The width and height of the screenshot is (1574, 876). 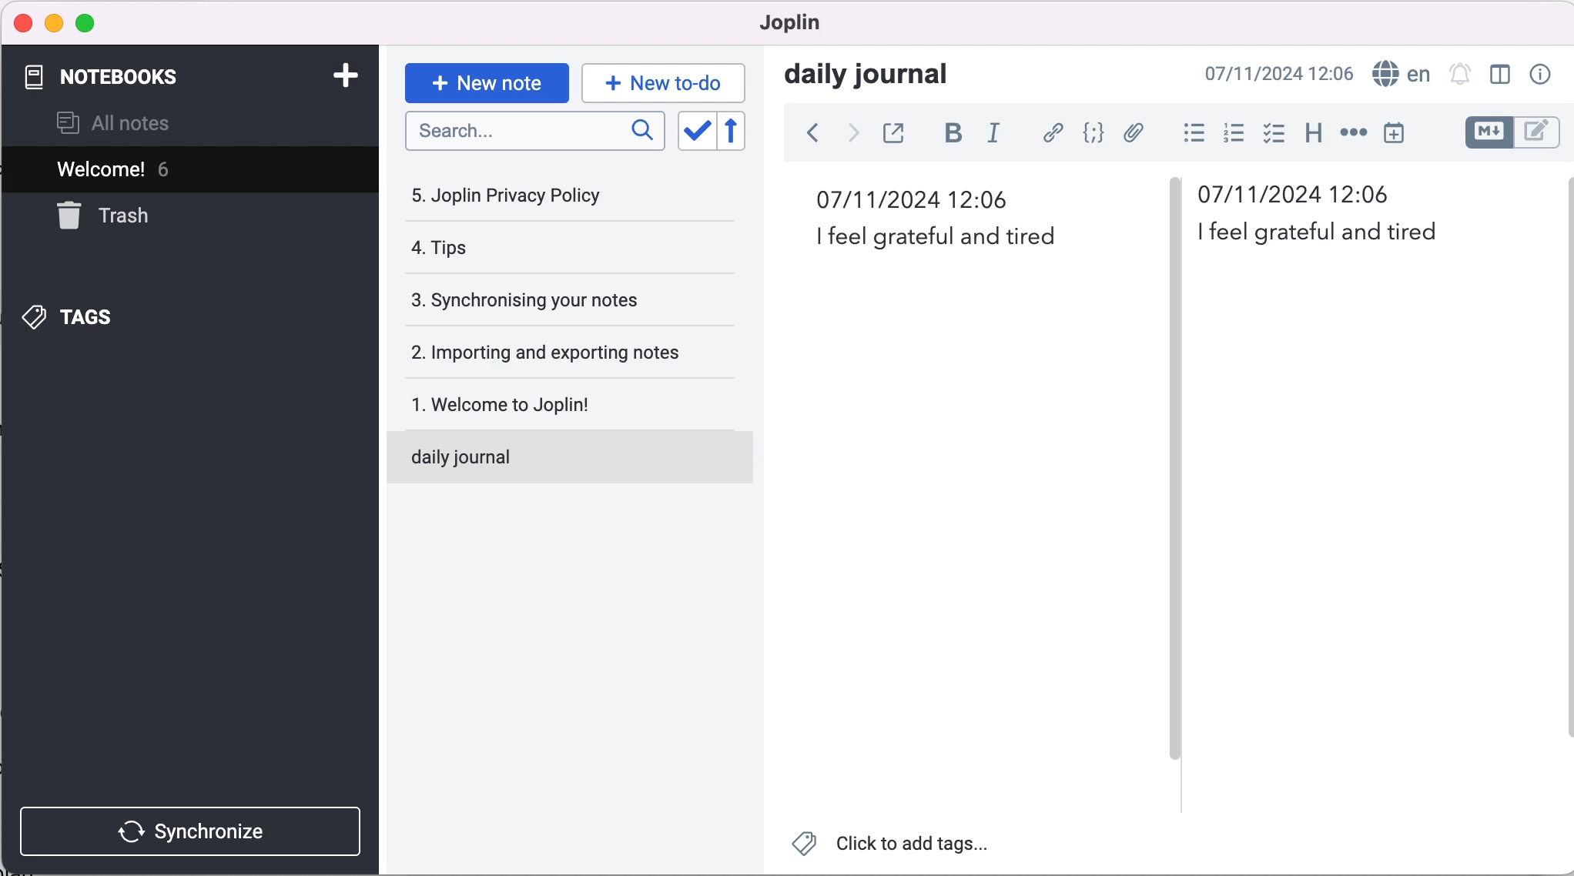 I want to click on time and date, so click(x=924, y=200).